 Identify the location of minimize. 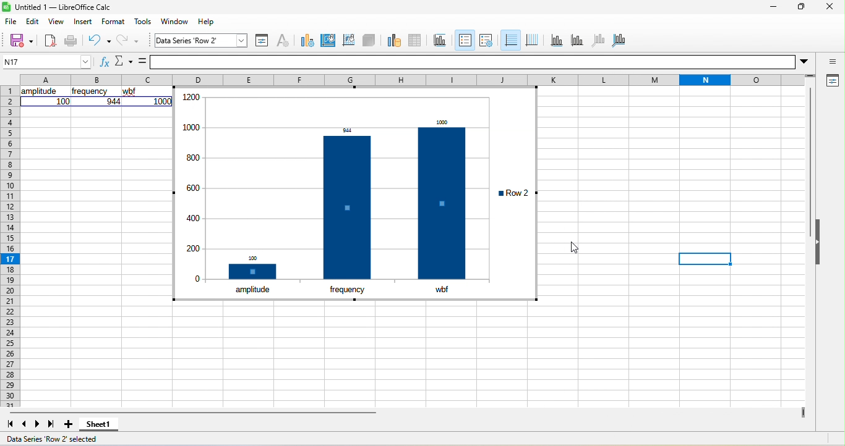
(772, 6).